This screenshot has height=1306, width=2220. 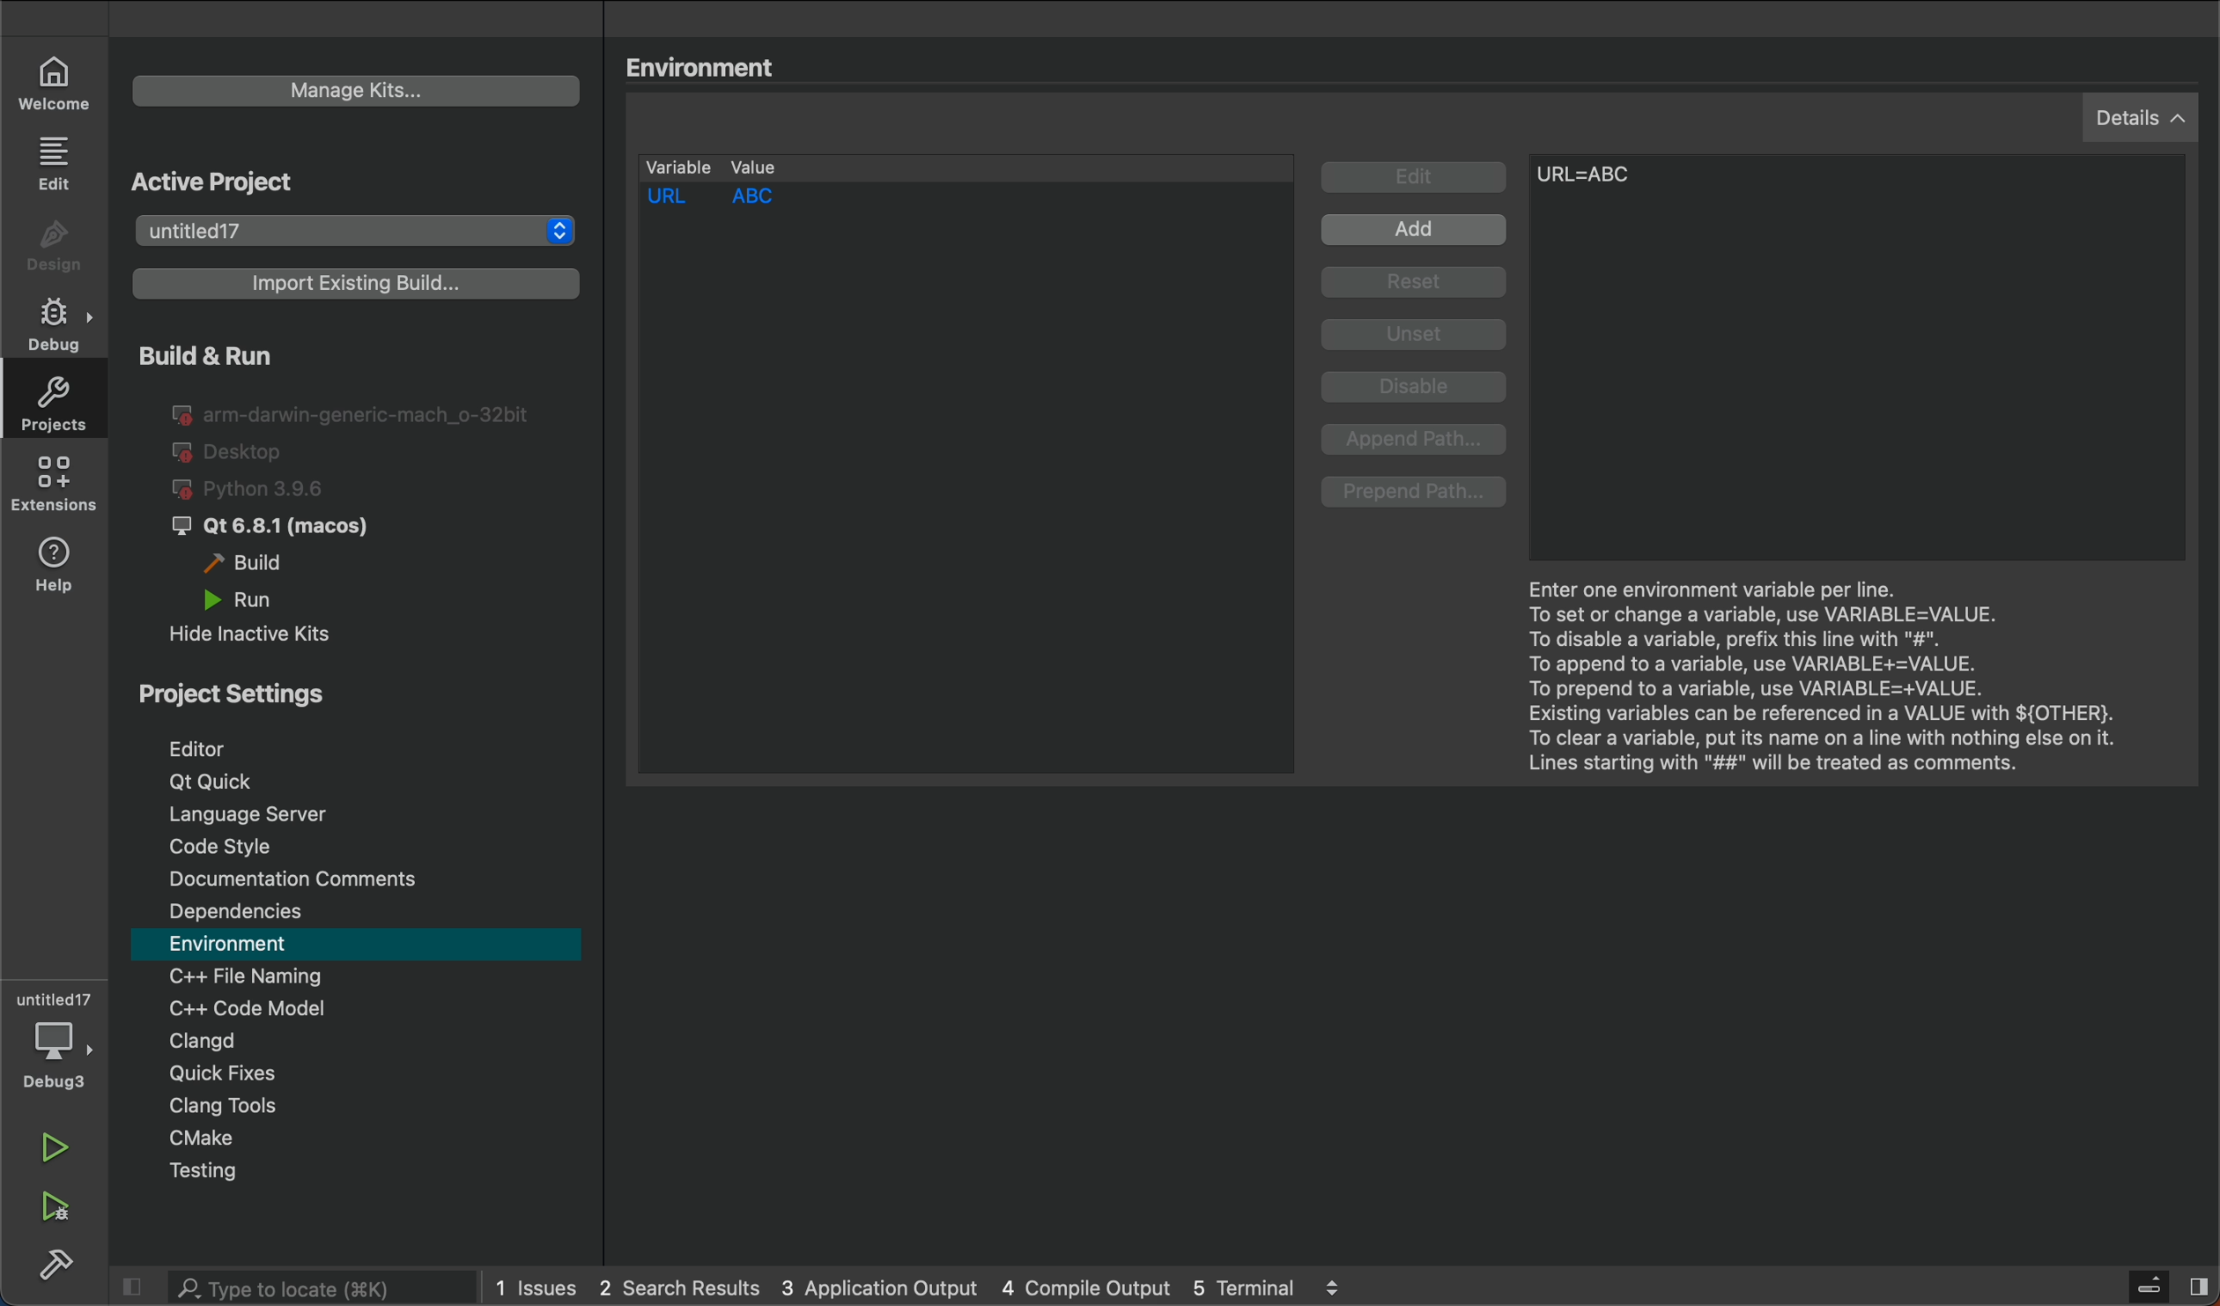 What do you see at coordinates (359, 877) in the screenshot?
I see `comments` at bounding box center [359, 877].